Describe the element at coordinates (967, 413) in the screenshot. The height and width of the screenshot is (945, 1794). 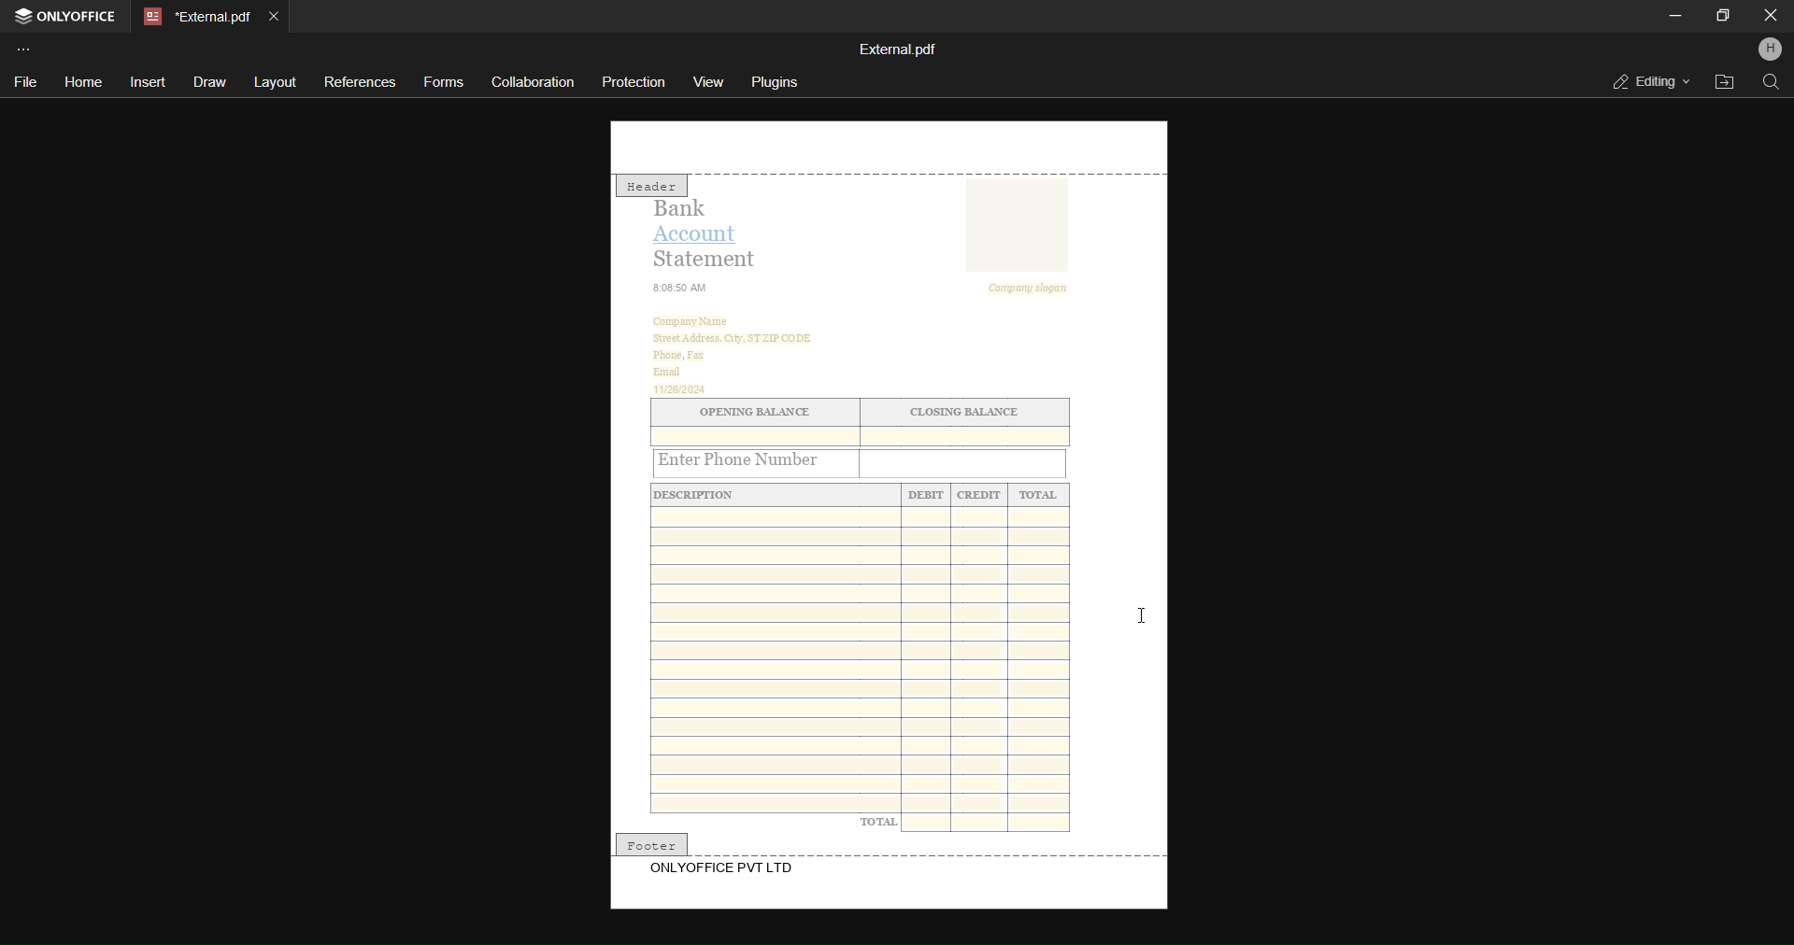
I see `CLOSING BALANCE` at that location.